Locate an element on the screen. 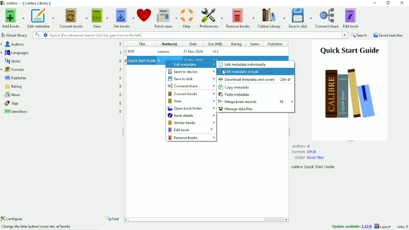 The height and width of the screenshot is (230, 409). Merge book records is located at coordinates (255, 102).